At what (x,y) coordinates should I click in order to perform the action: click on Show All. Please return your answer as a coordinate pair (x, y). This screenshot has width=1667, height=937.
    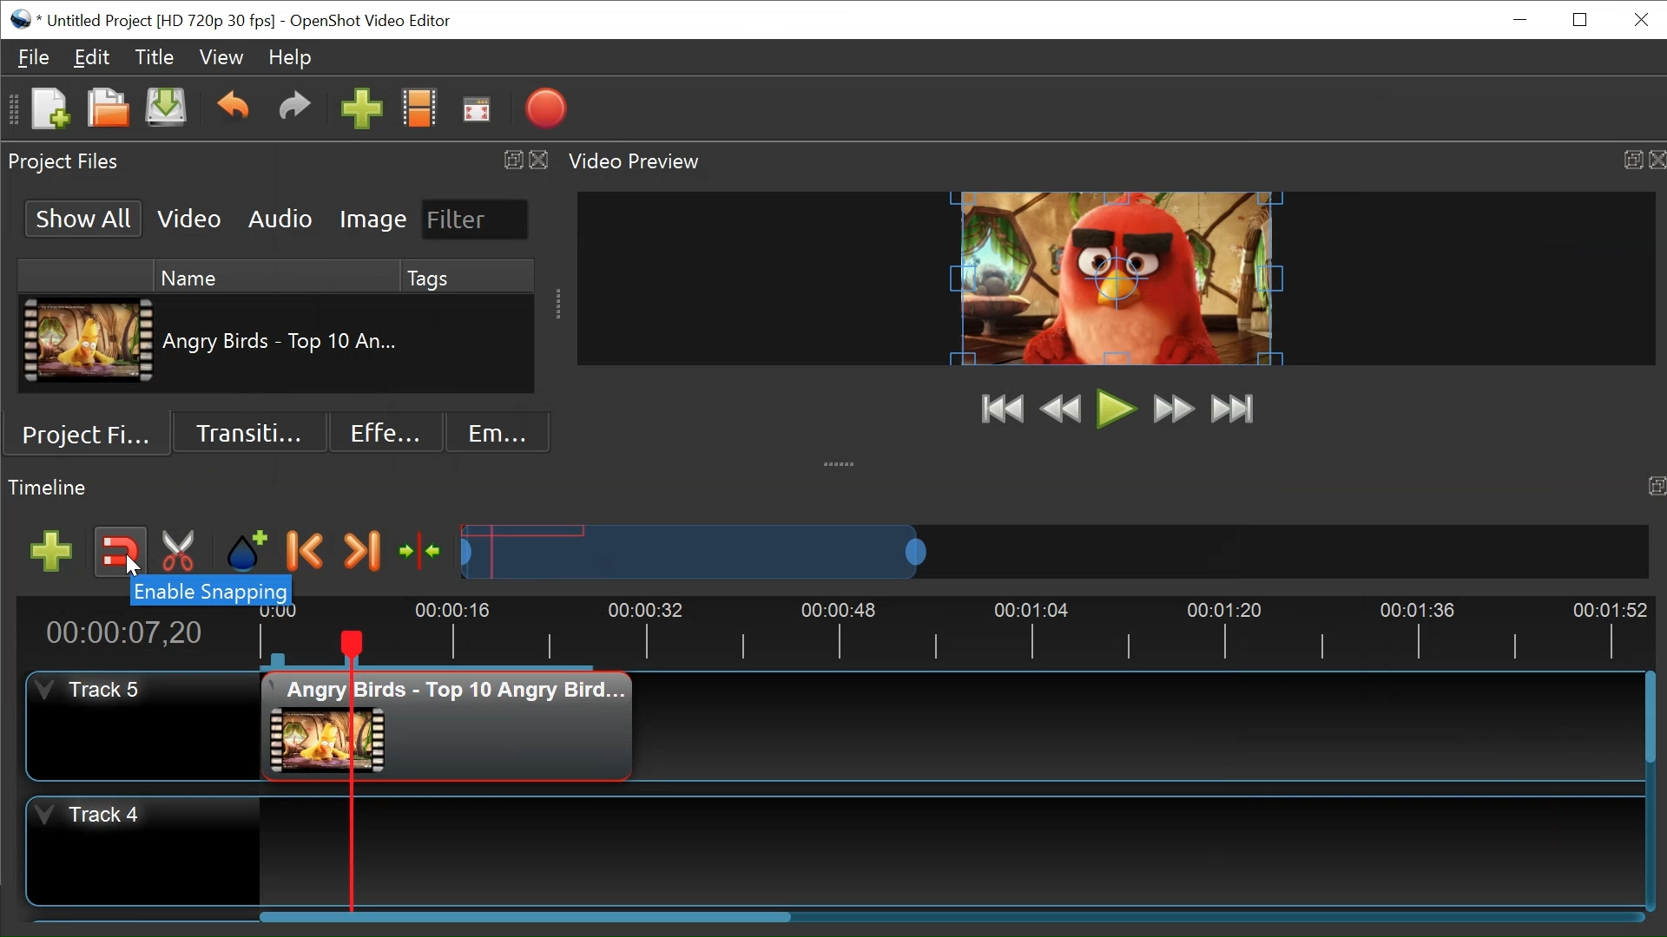
    Looking at the image, I should click on (84, 218).